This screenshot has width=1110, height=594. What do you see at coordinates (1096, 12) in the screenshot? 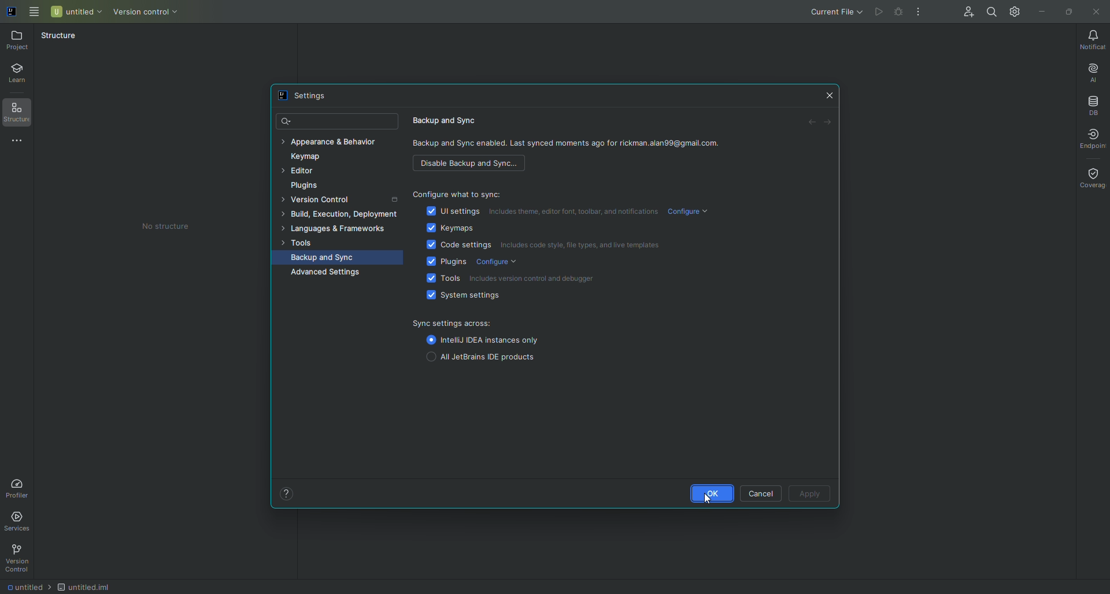
I see `Close` at bounding box center [1096, 12].